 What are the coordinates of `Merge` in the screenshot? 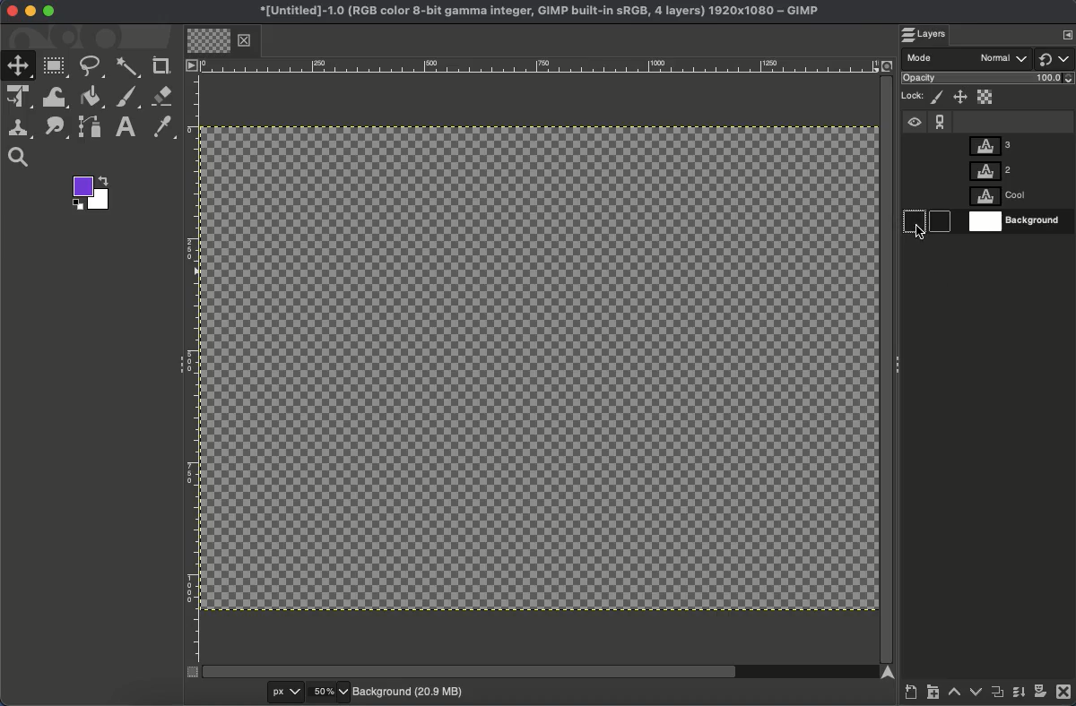 It's located at (1018, 696).